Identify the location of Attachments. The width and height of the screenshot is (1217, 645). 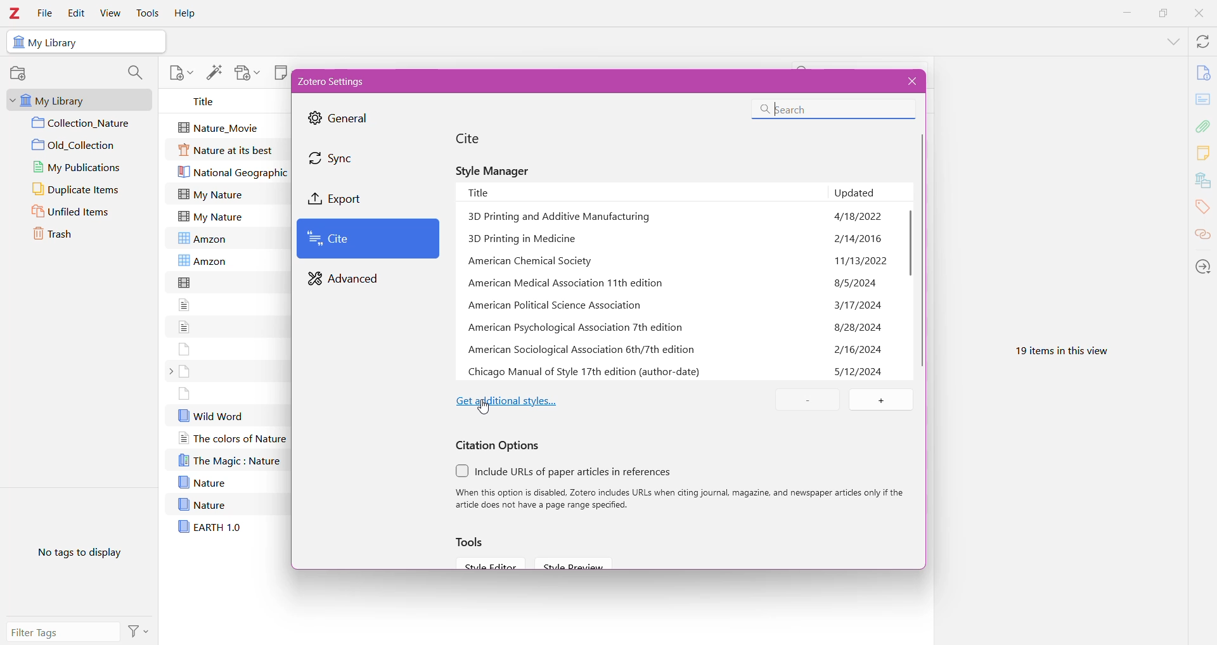
(1204, 125).